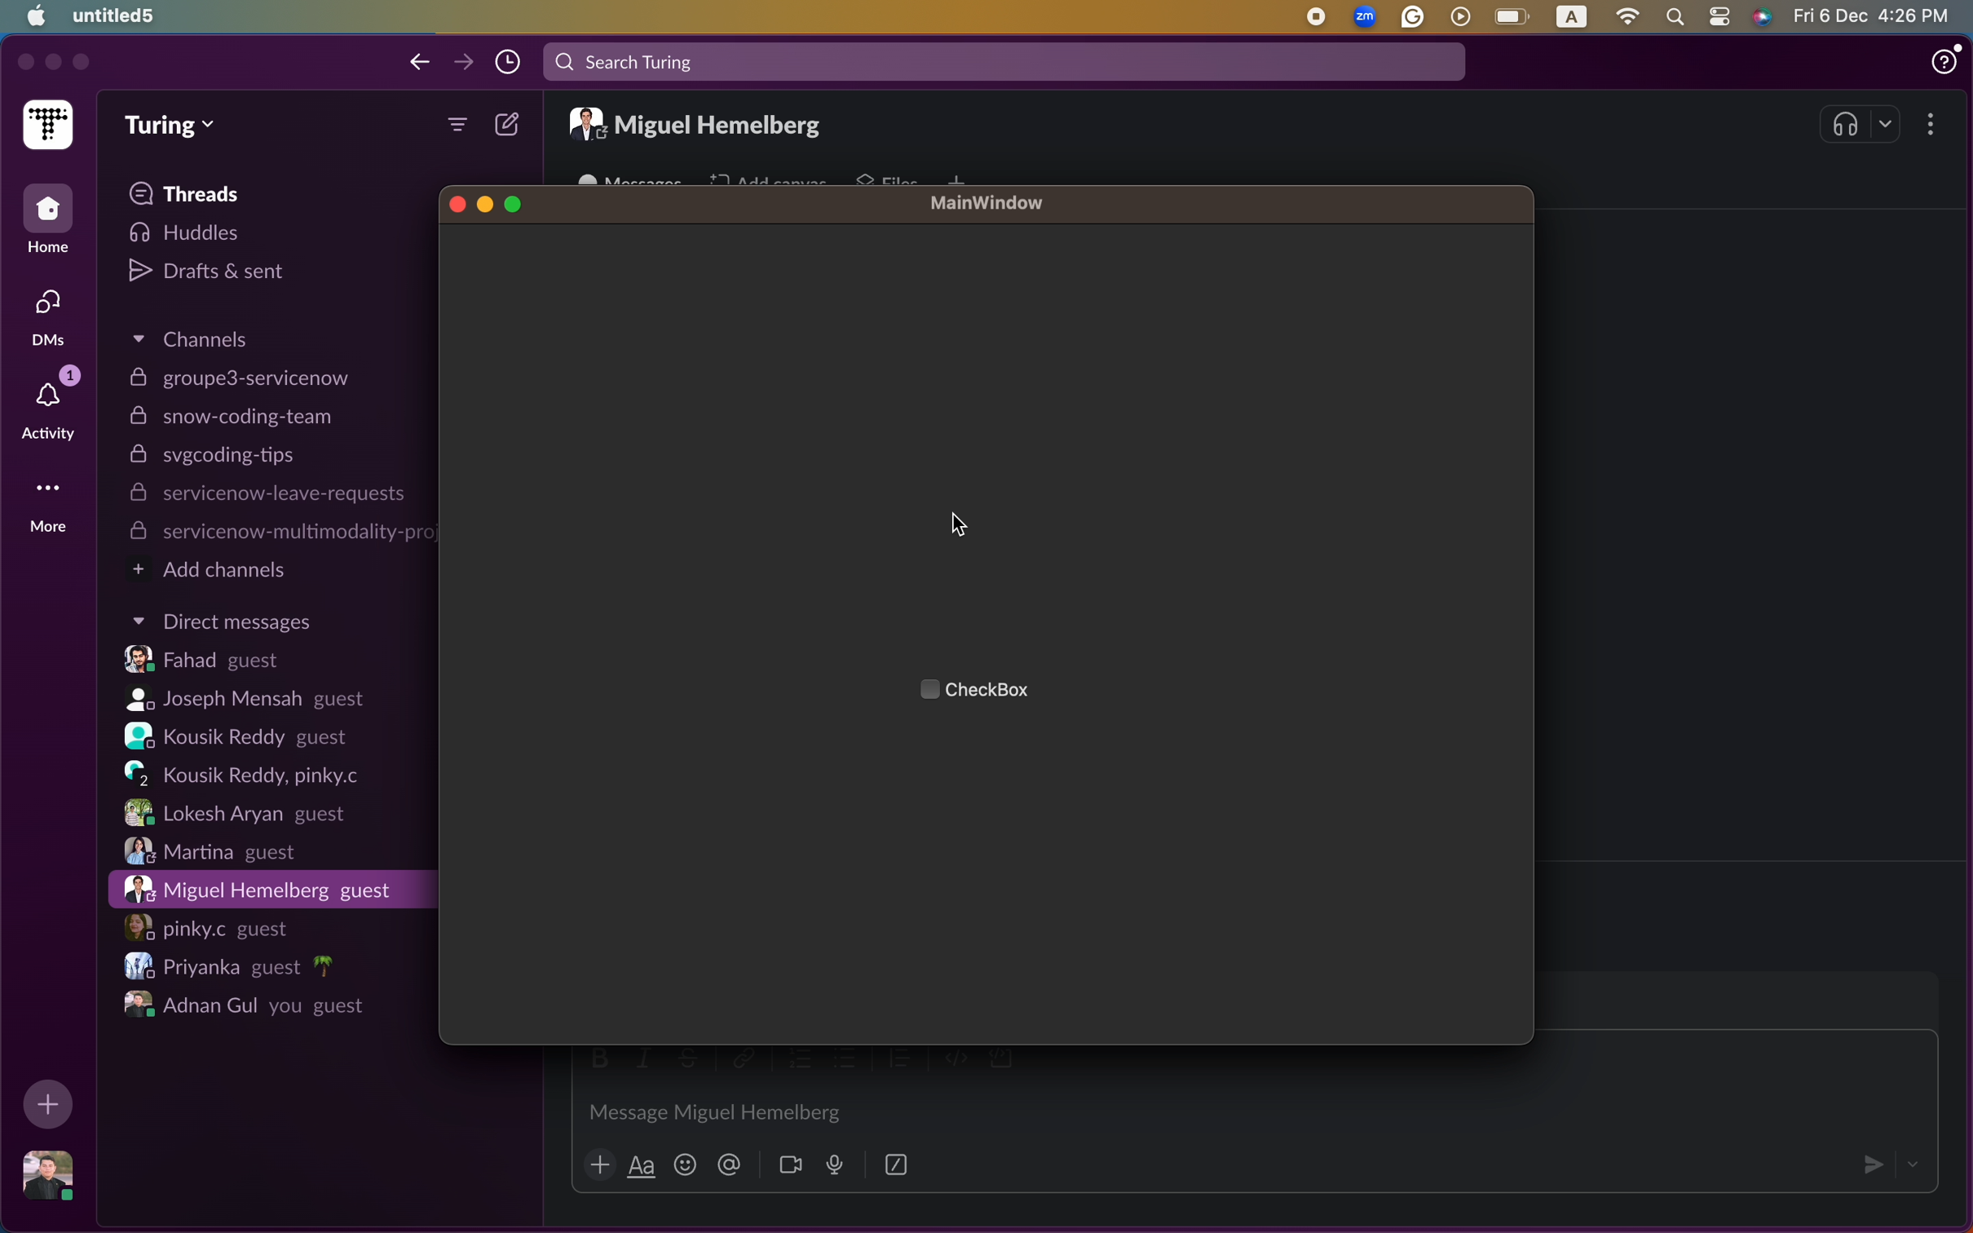 This screenshot has width=1973, height=1233. Describe the element at coordinates (279, 533) in the screenshot. I see `servicenow-multimodality` at that location.